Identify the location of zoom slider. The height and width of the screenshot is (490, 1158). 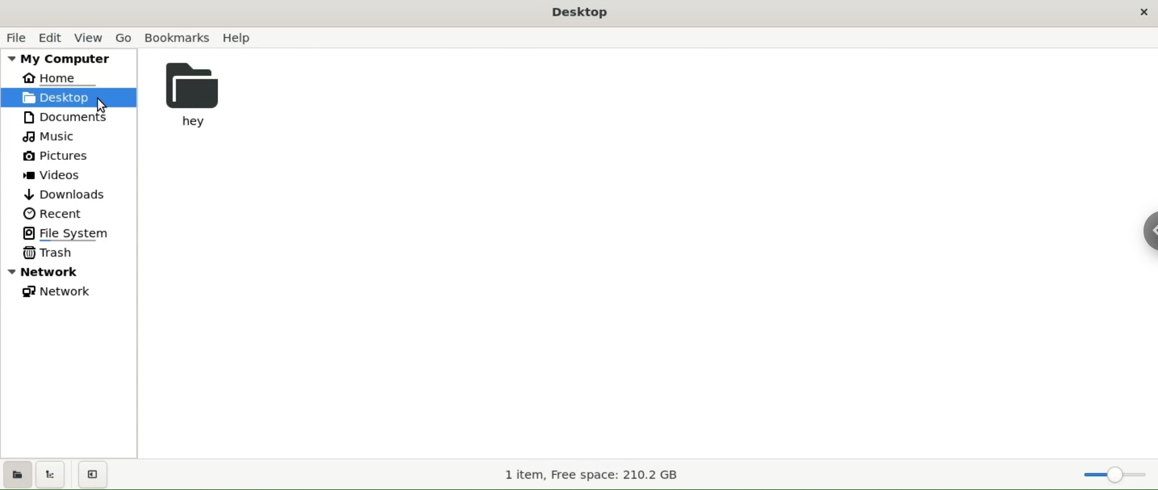
(1104, 472).